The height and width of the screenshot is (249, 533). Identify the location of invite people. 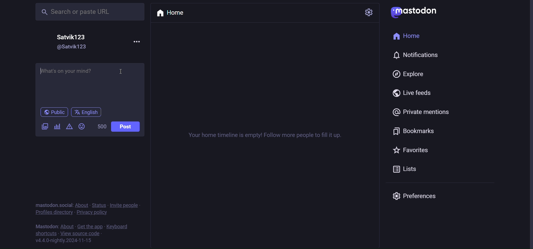
(126, 205).